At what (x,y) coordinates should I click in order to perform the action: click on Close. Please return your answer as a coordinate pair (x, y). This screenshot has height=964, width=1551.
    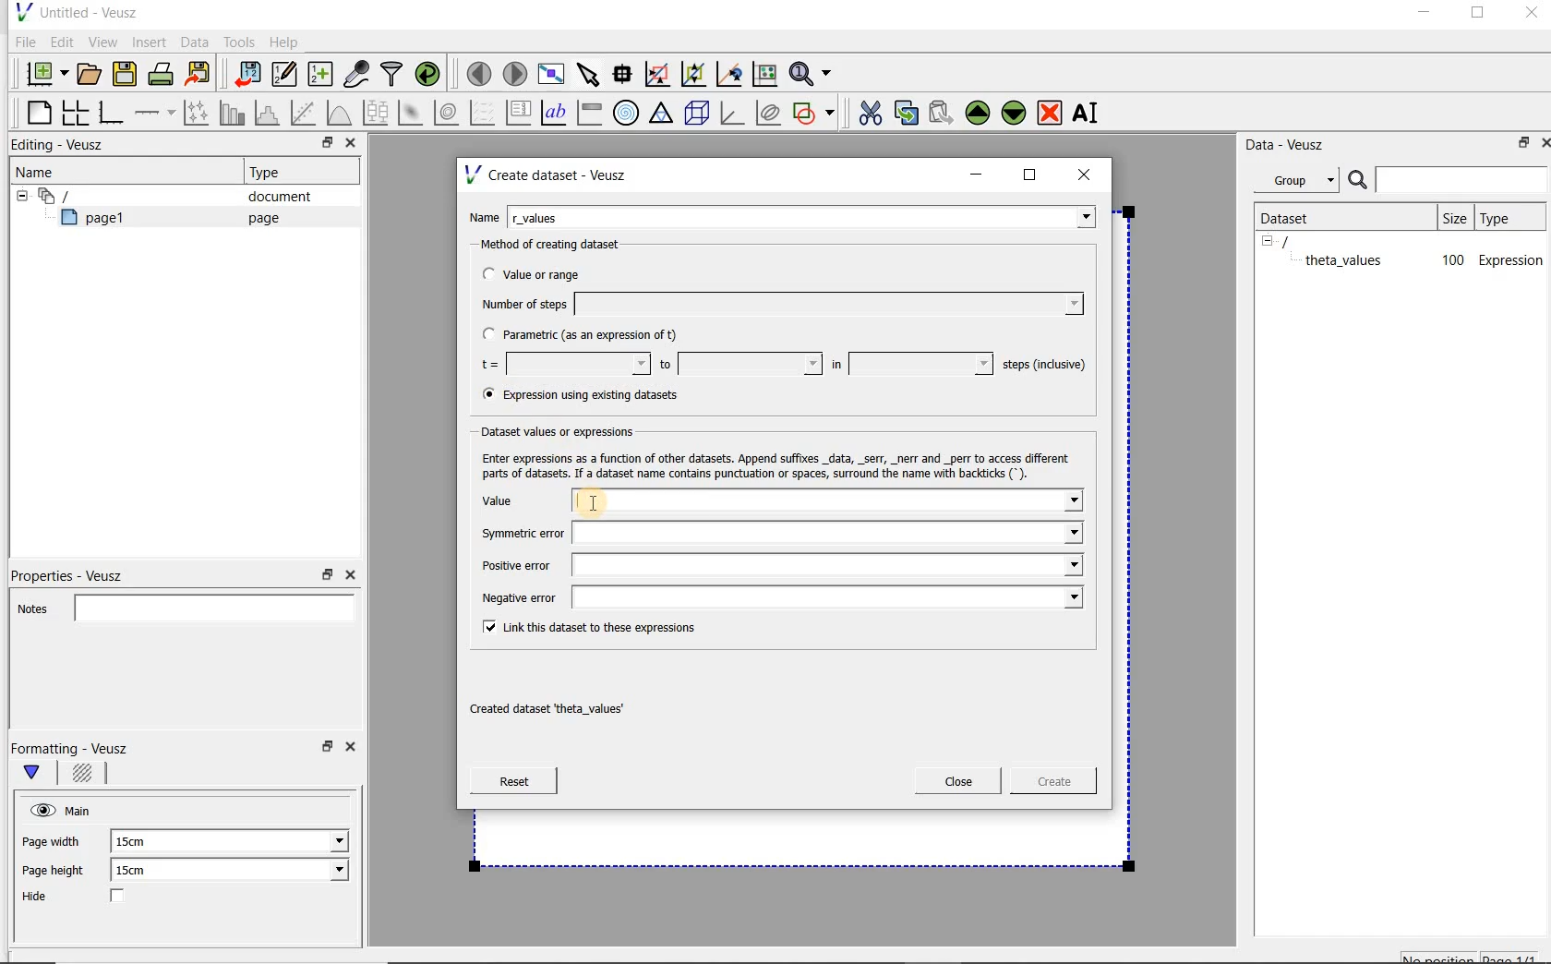
    Looking at the image, I should click on (958, 781).